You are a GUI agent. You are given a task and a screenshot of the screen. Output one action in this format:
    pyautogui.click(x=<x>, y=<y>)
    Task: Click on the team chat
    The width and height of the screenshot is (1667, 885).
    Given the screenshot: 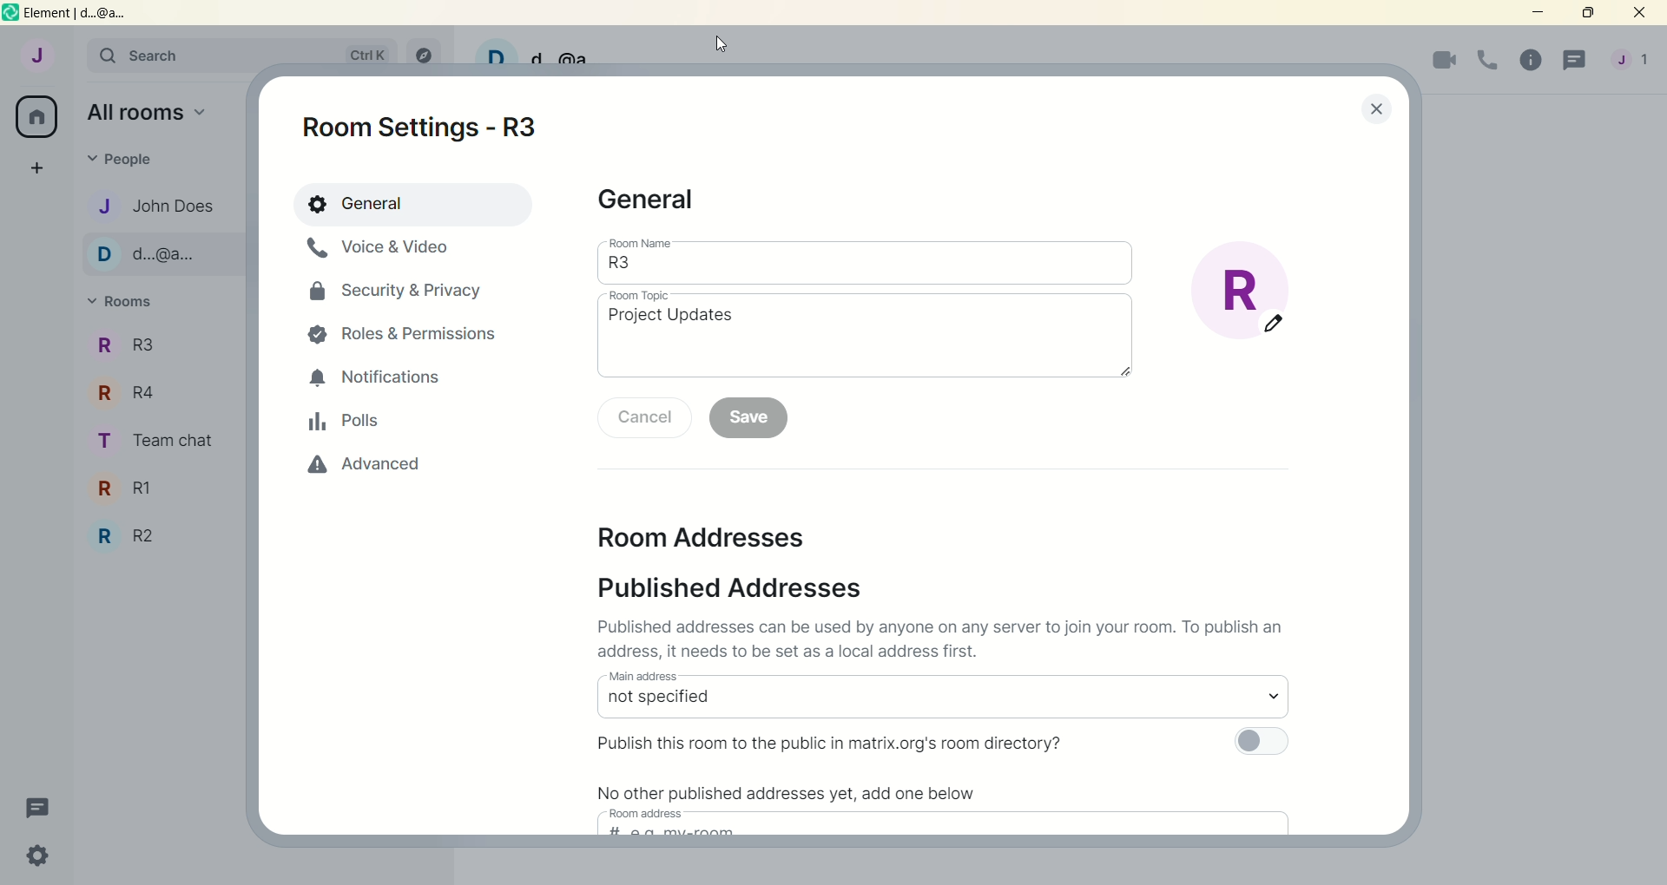 What is the action you would take?
    pyautogui.click(x=156, y=390)
    